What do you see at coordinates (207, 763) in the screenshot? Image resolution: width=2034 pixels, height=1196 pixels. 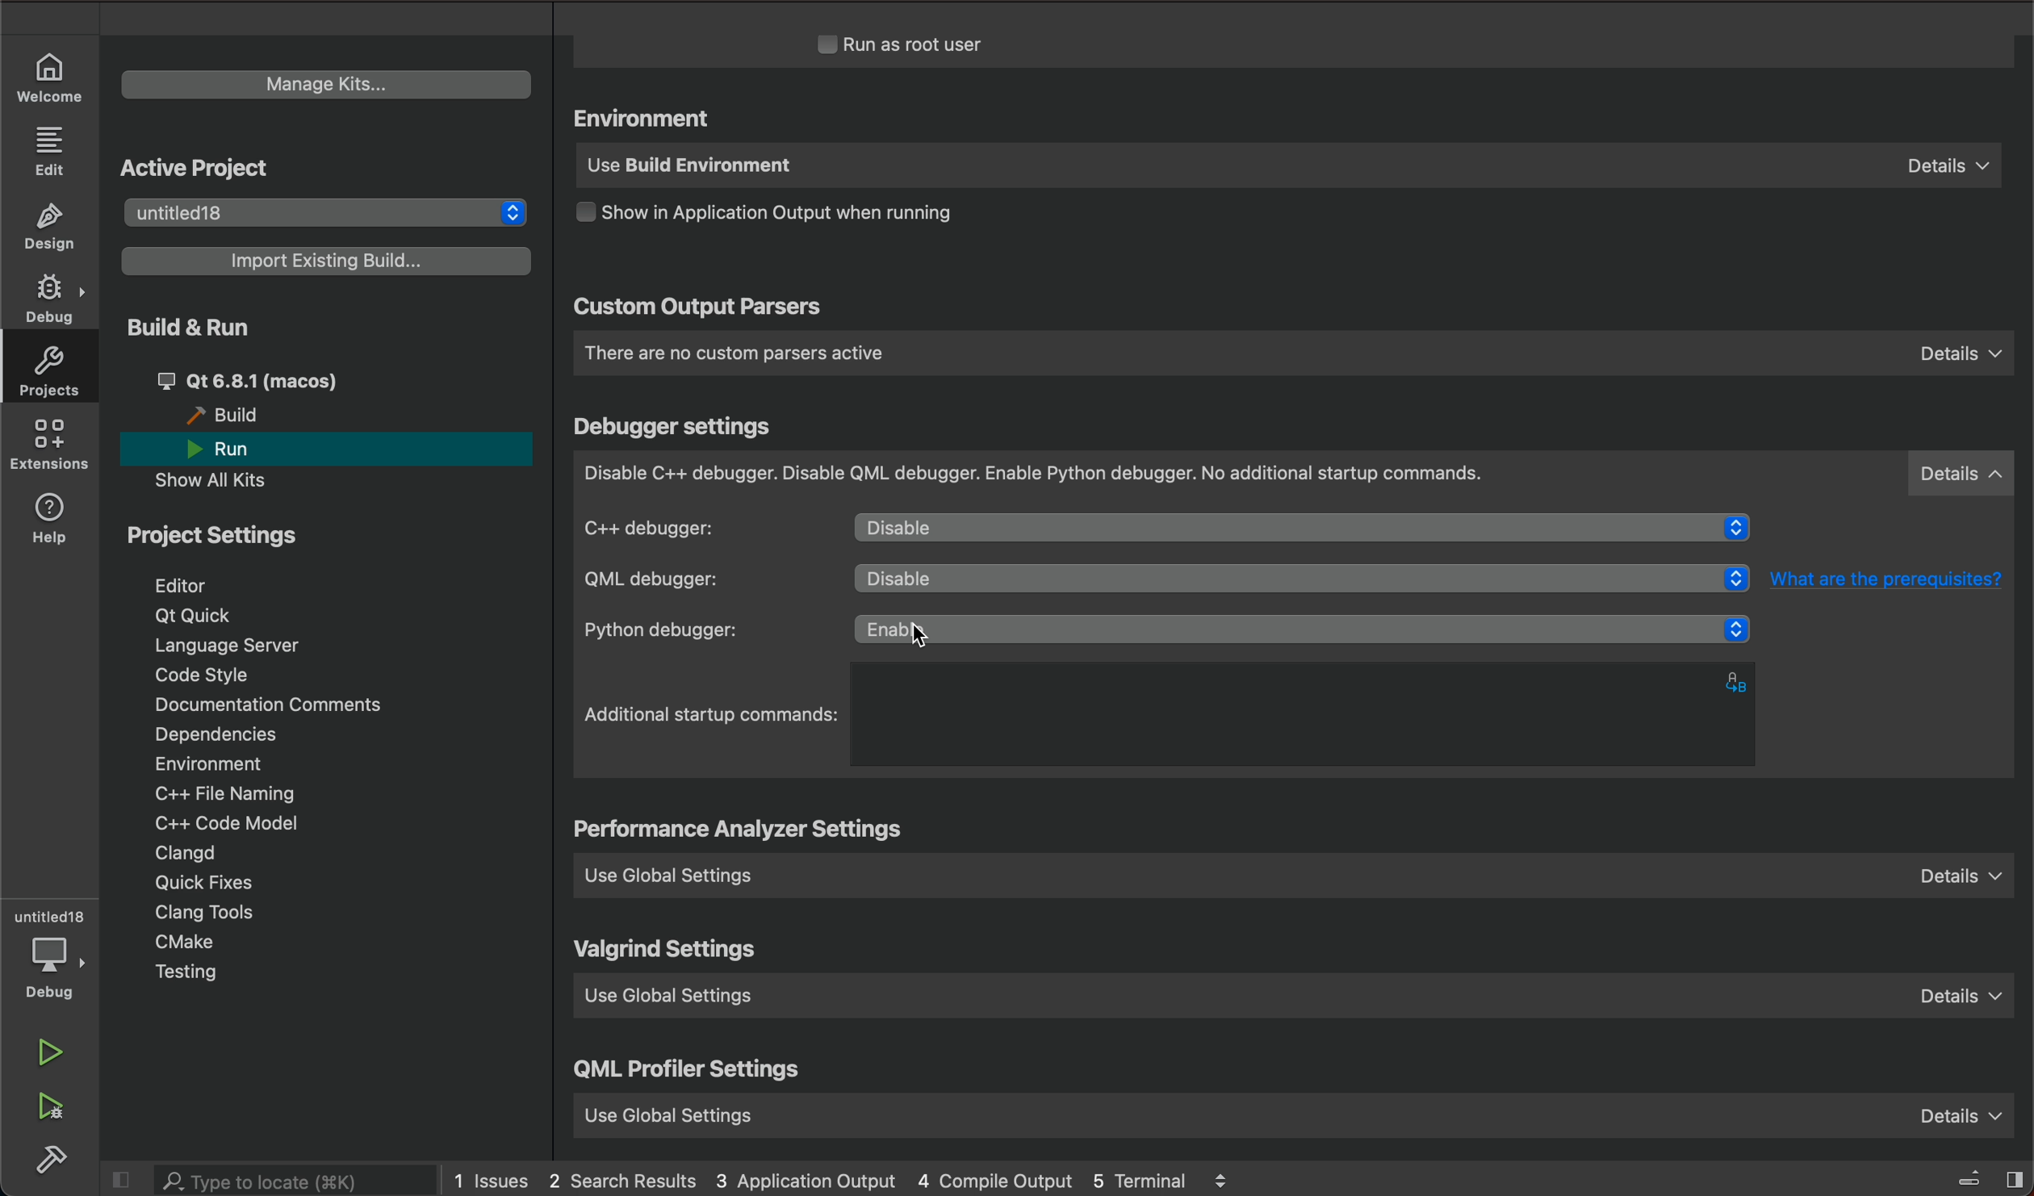 I see `environment` at bounding box center [207, 763].